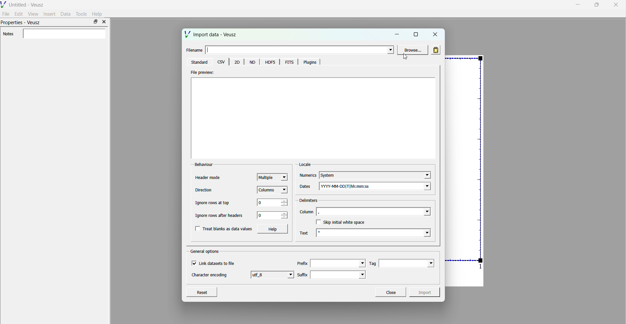 The width and height of the screenshot is (626, 324). Describe the element at coordinates (237, 62) in the screenshot. I see `20` at that location.